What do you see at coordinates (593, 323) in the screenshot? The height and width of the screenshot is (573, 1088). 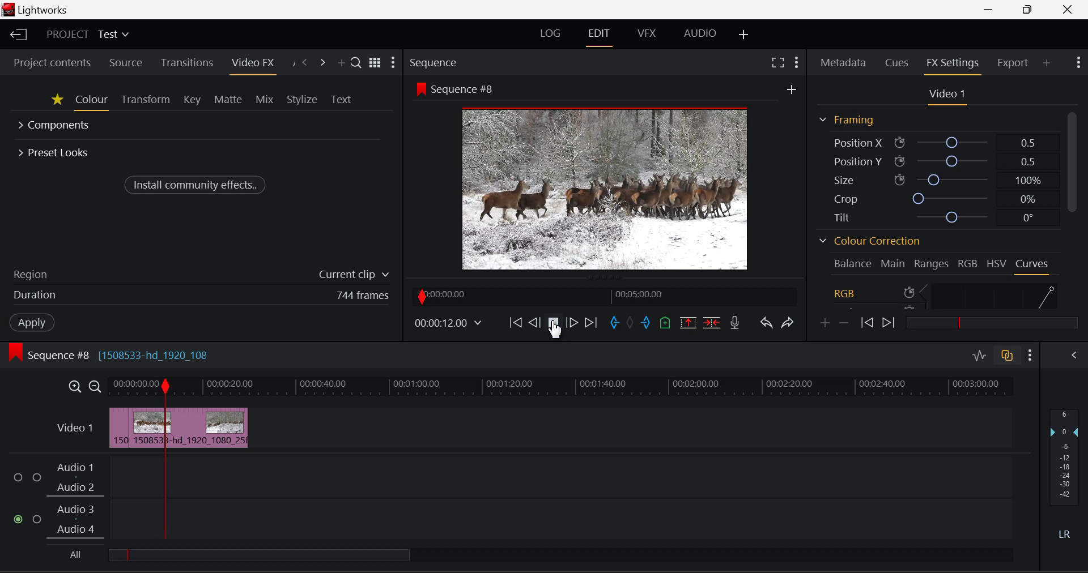 I see `To End` at bounding box center [593, 323].